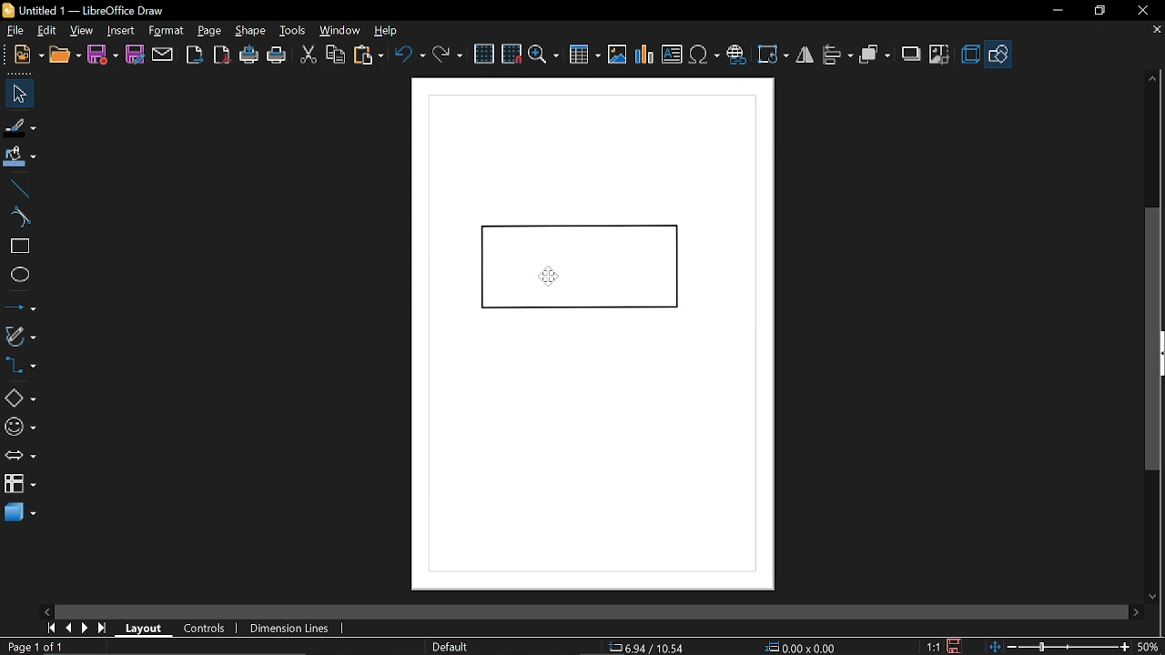 The width and height of the screenshot is (1165, 655). I want to click on cut, so click(309, 56).